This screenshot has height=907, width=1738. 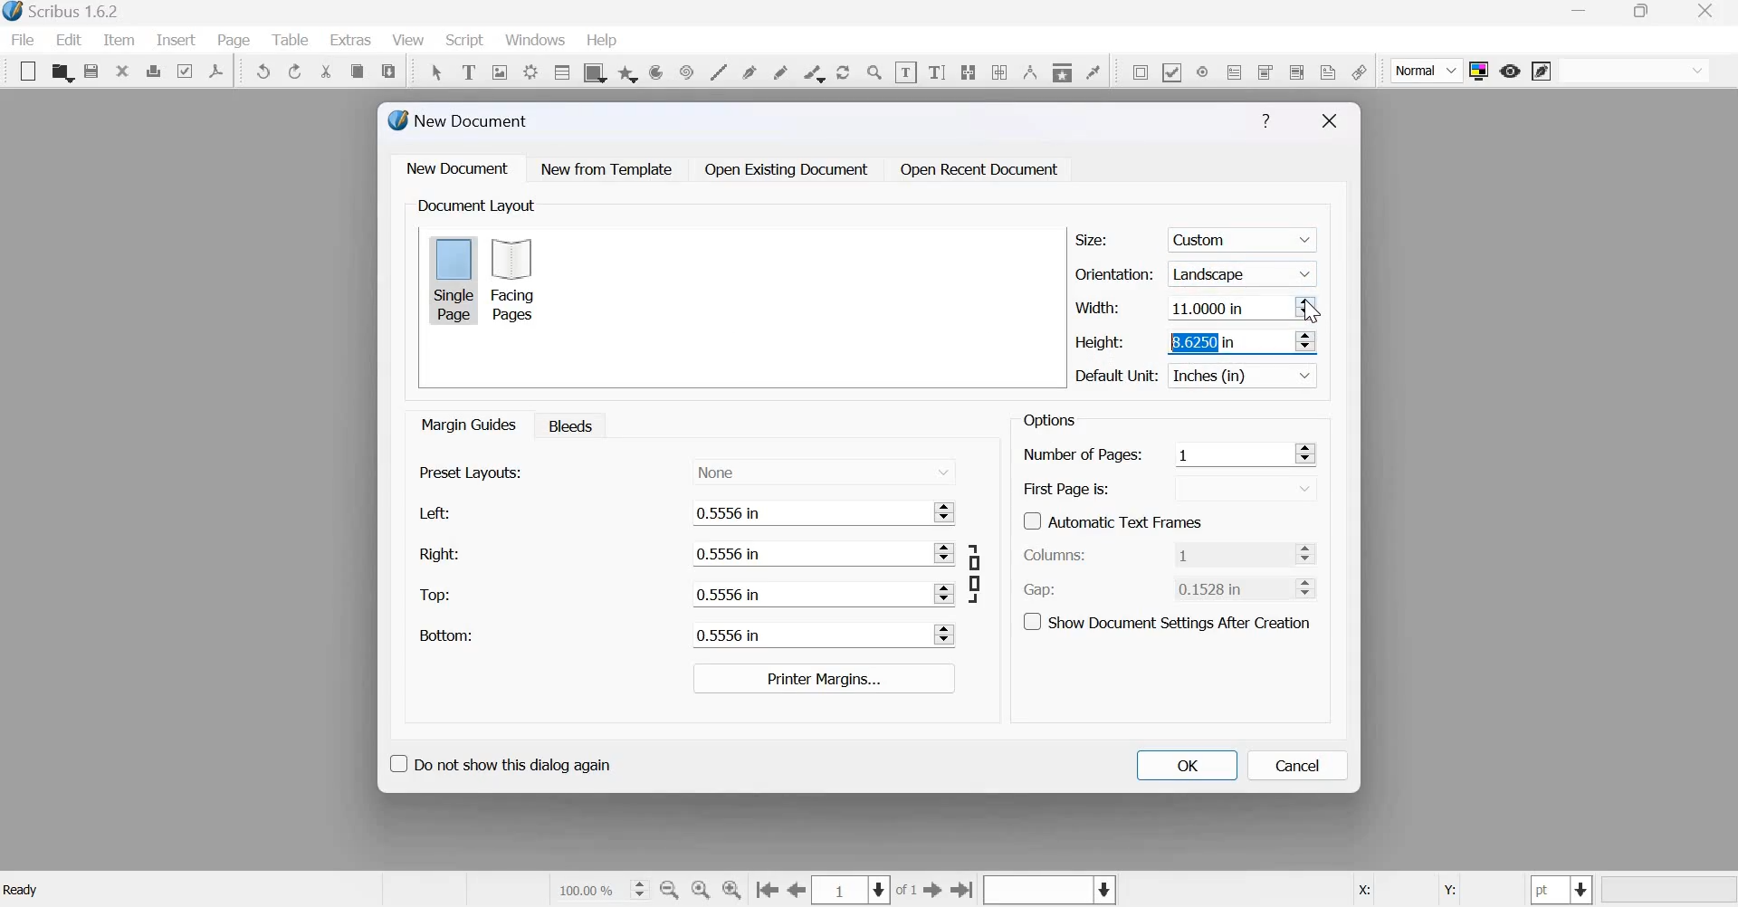 What do you see at coordinates (1362, 891) in the screenshot?
I see `X:` at bounding box center [1362, 891].